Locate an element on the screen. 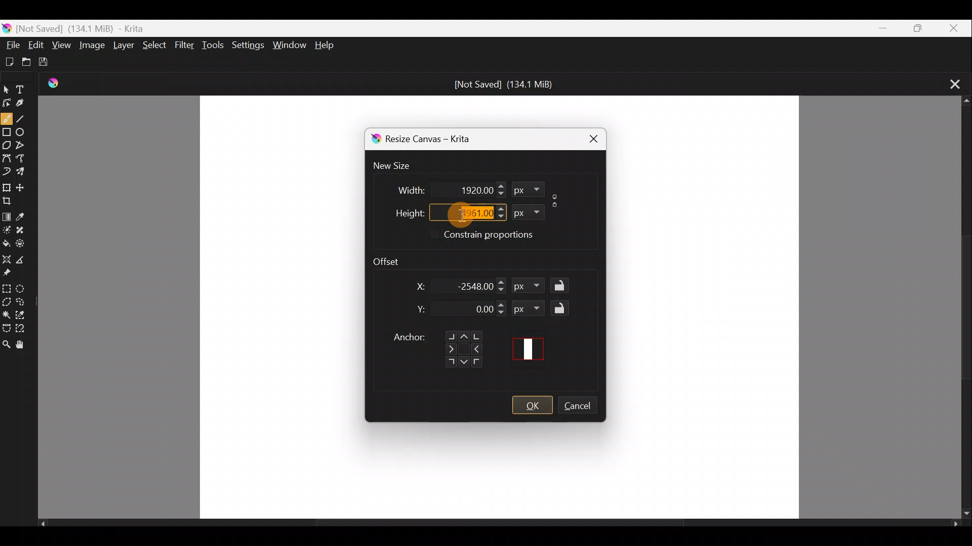 The height and width of the screenshot is (546, 972). Settings is located at coordinates (247, 45).